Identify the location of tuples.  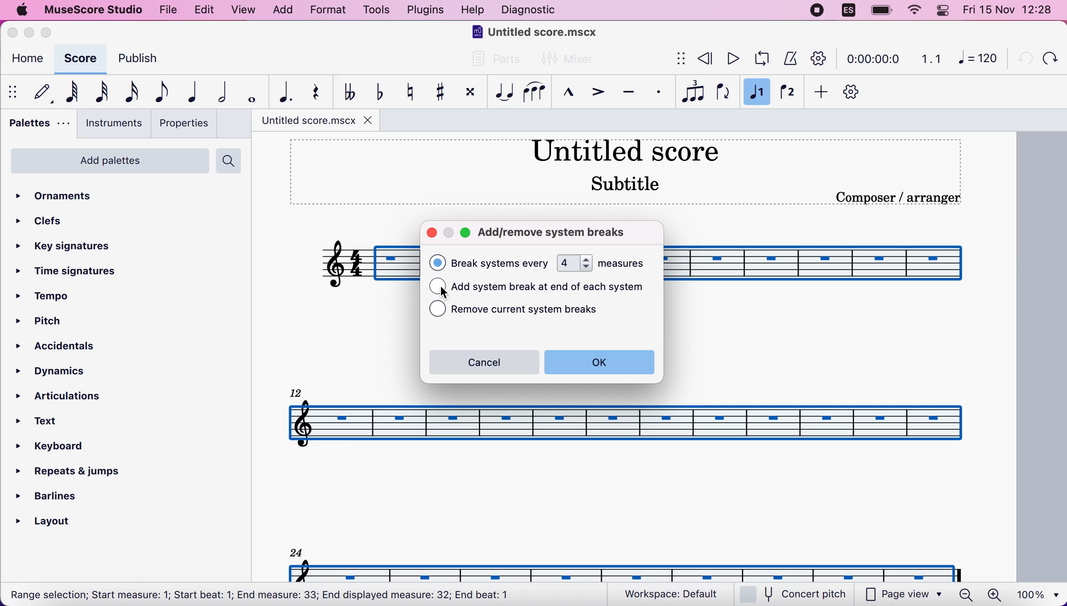
(694, 92).